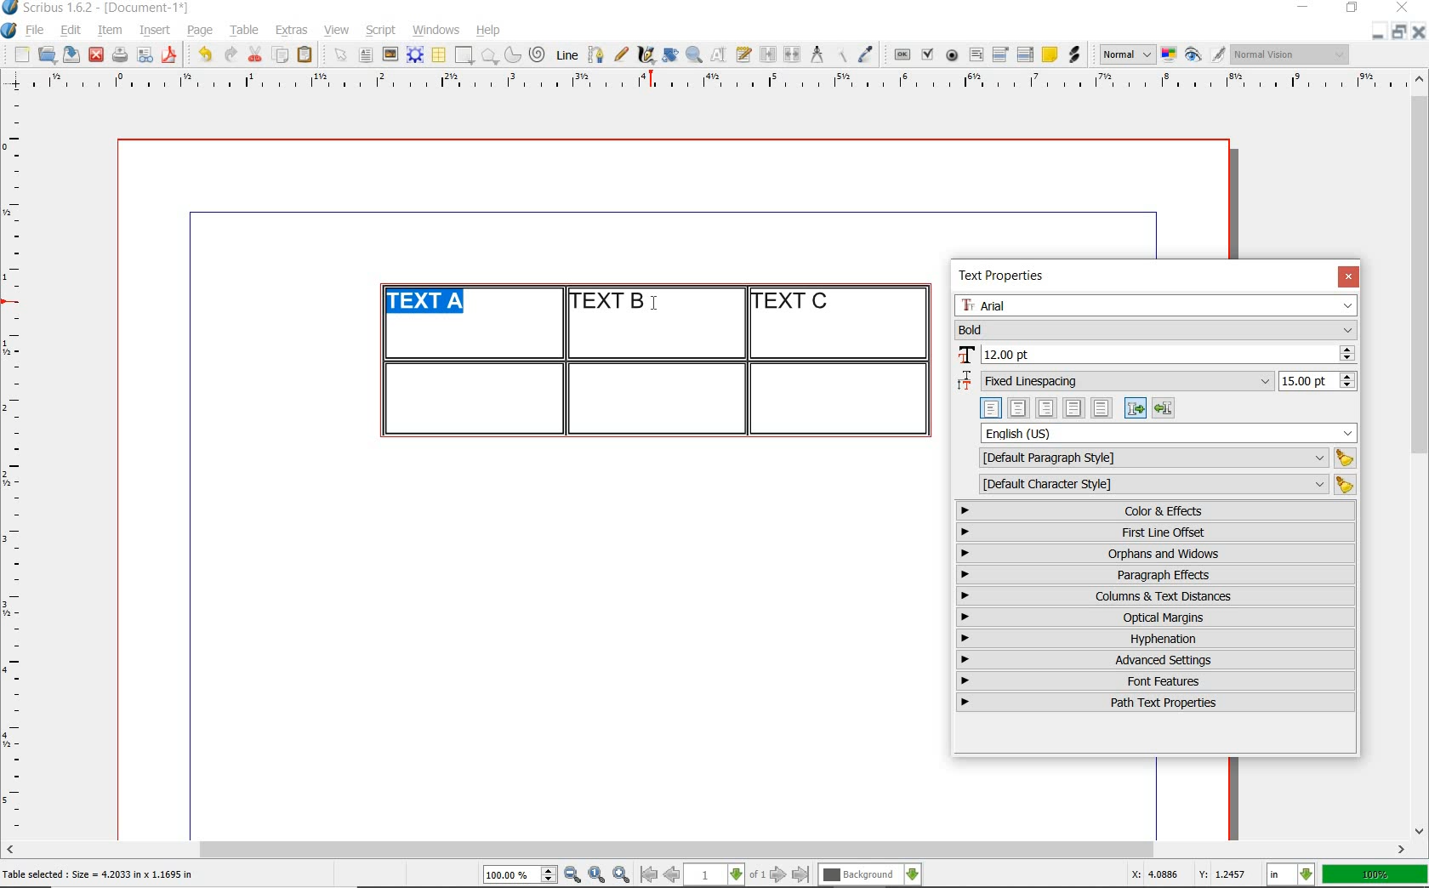 This screenshot has height=888, width=1429. I want to click on system logo, so click(10, 31).